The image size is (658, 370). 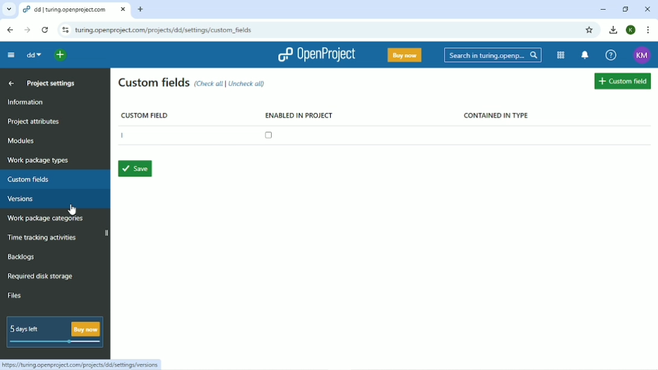 I want to click on Work package types, so click(x=39, y=161).